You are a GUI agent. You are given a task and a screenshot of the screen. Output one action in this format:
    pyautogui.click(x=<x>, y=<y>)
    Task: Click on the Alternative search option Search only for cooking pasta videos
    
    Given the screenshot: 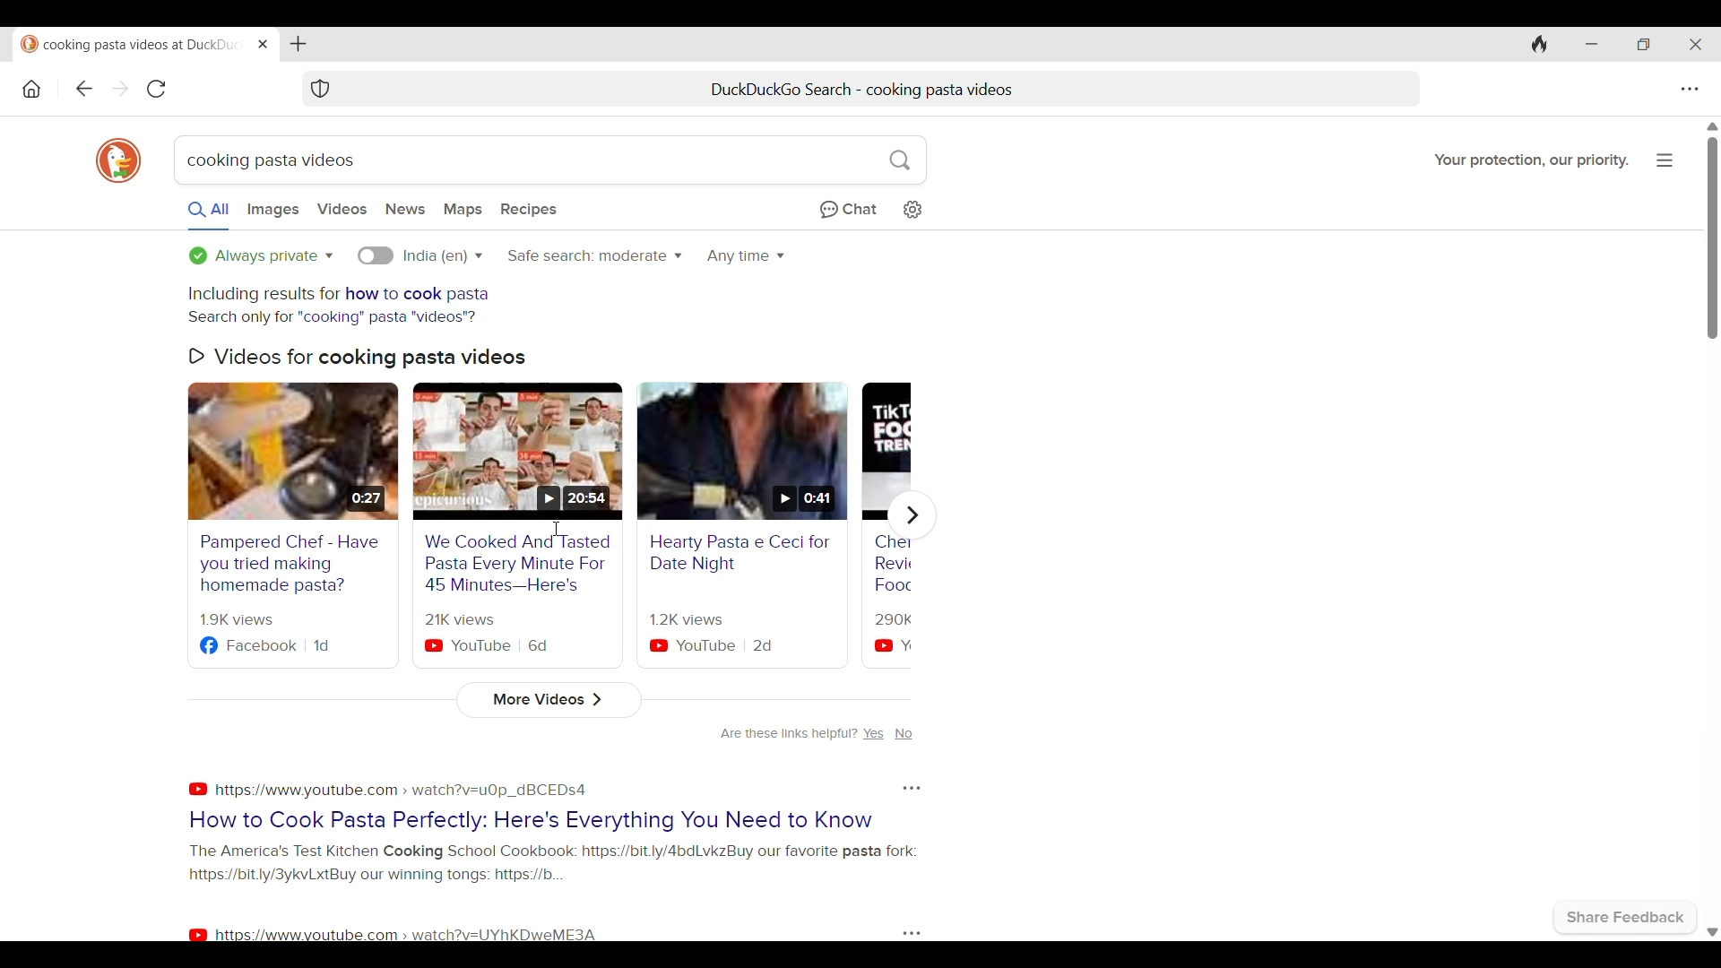 What is the action you would take?
    pyautogui.click(x=335, y=317)
    